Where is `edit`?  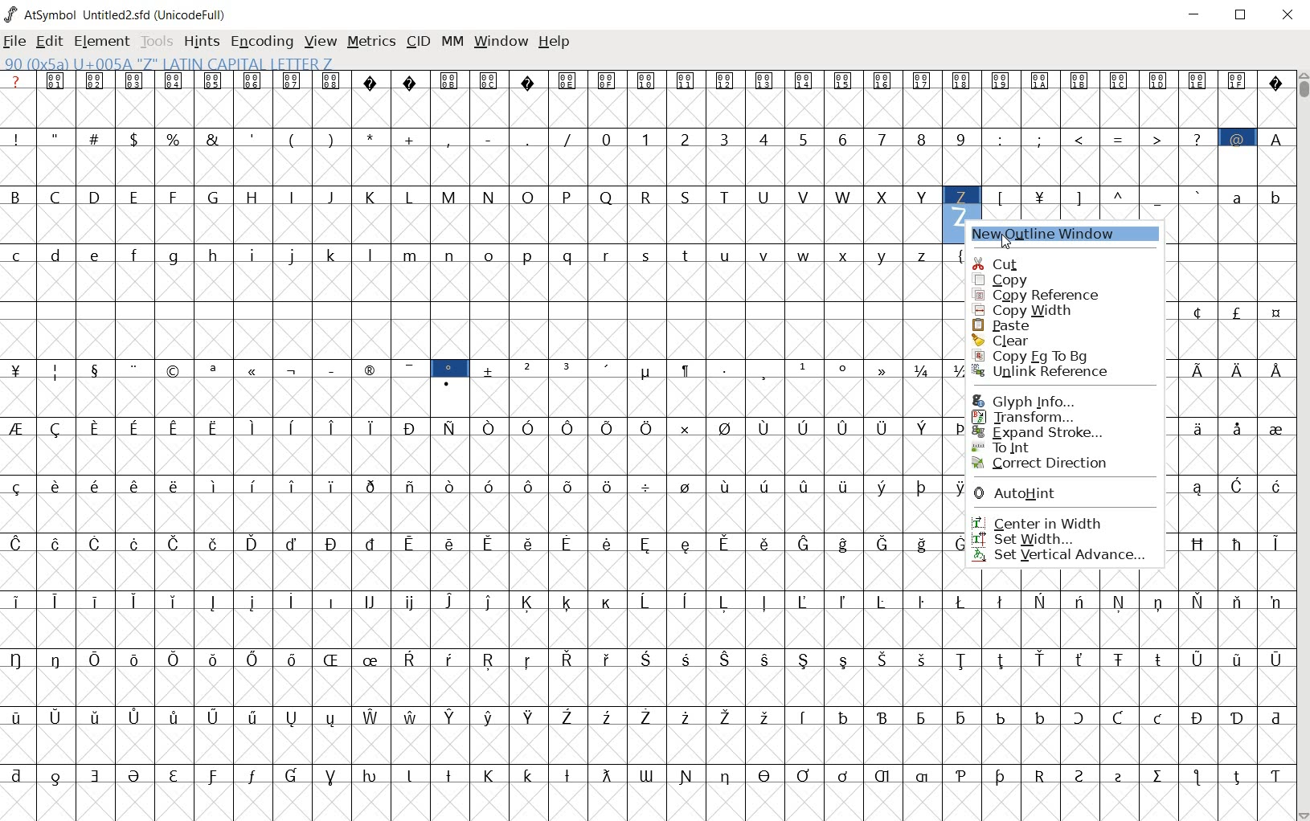 edit is located at coordinates (51, 43).